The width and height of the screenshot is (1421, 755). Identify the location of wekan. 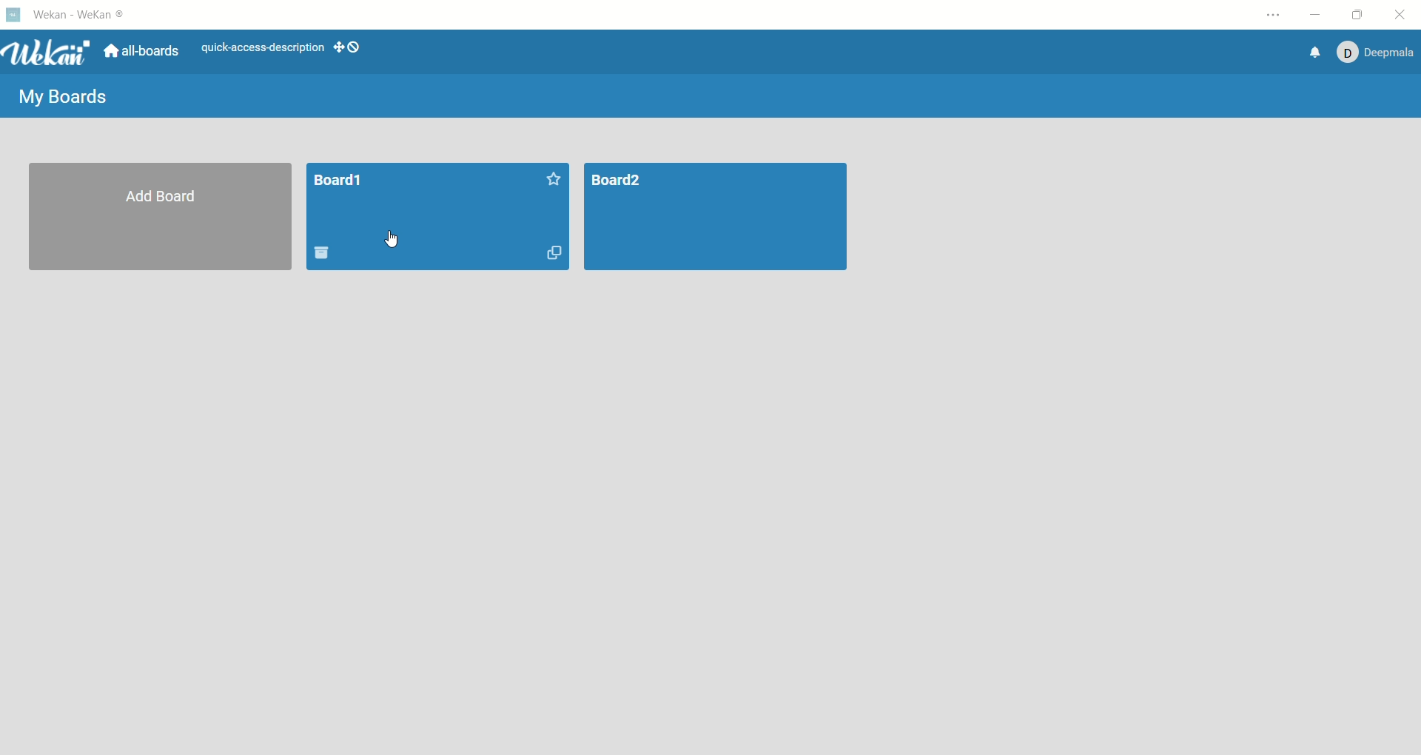
(47, 54).